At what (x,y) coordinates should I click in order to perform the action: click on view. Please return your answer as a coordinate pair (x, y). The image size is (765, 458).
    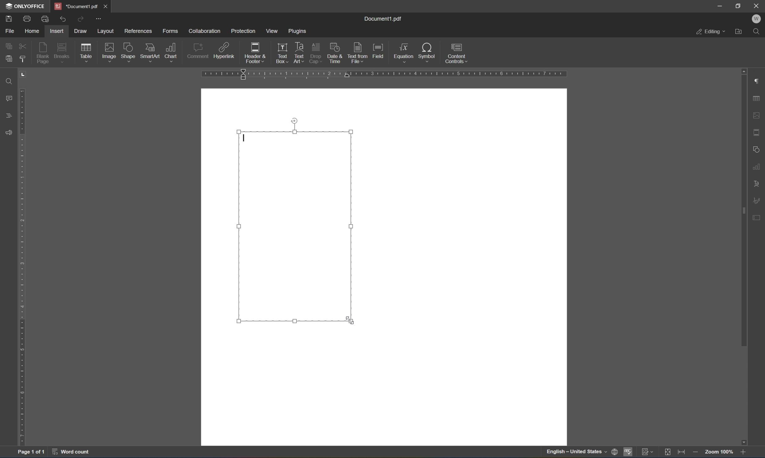
    Looking at the image, I should click on (271, 31).